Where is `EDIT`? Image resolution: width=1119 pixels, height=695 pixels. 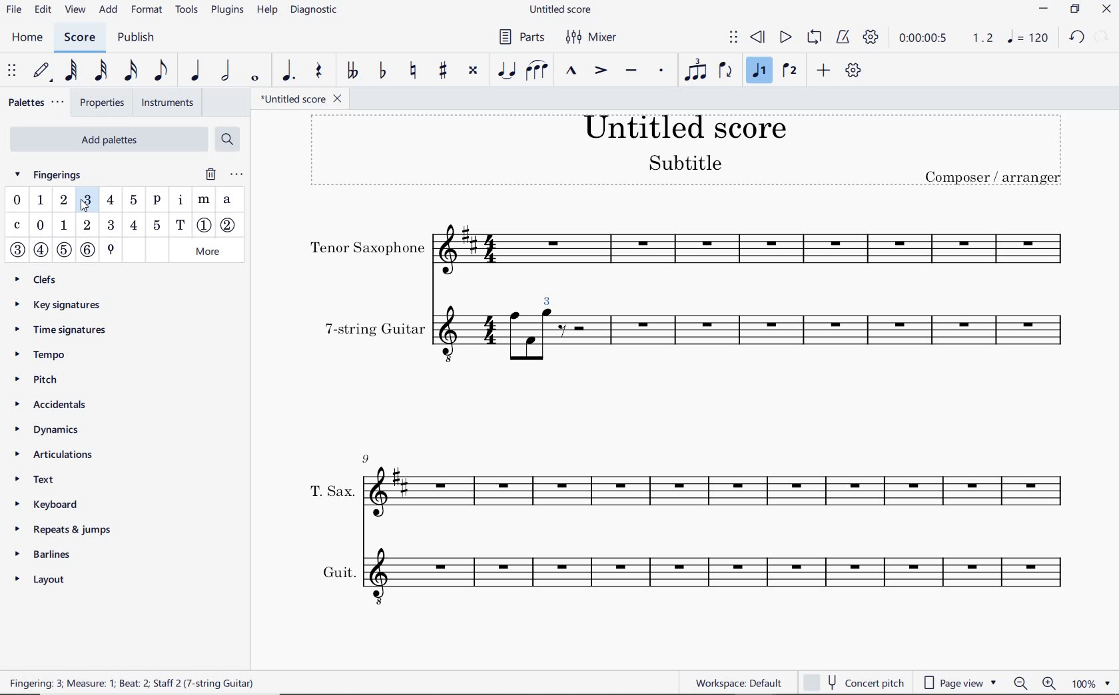 EDIT is located at coordinates (41, 11).